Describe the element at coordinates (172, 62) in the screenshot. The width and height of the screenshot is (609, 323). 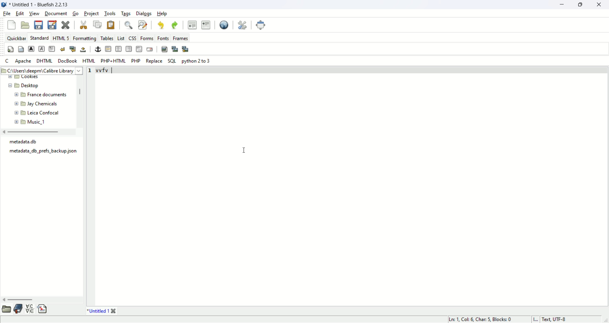
I see `SQL` at that location.